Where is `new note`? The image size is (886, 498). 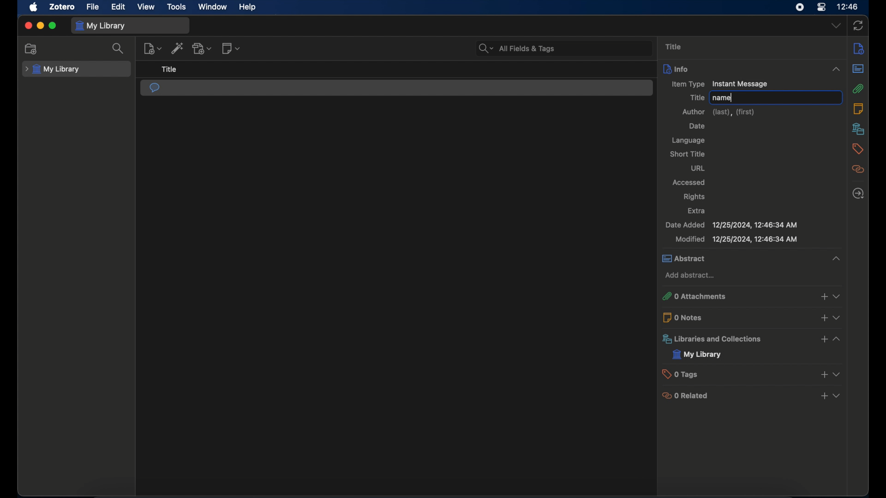 new note is located at coordinates (232, 48).